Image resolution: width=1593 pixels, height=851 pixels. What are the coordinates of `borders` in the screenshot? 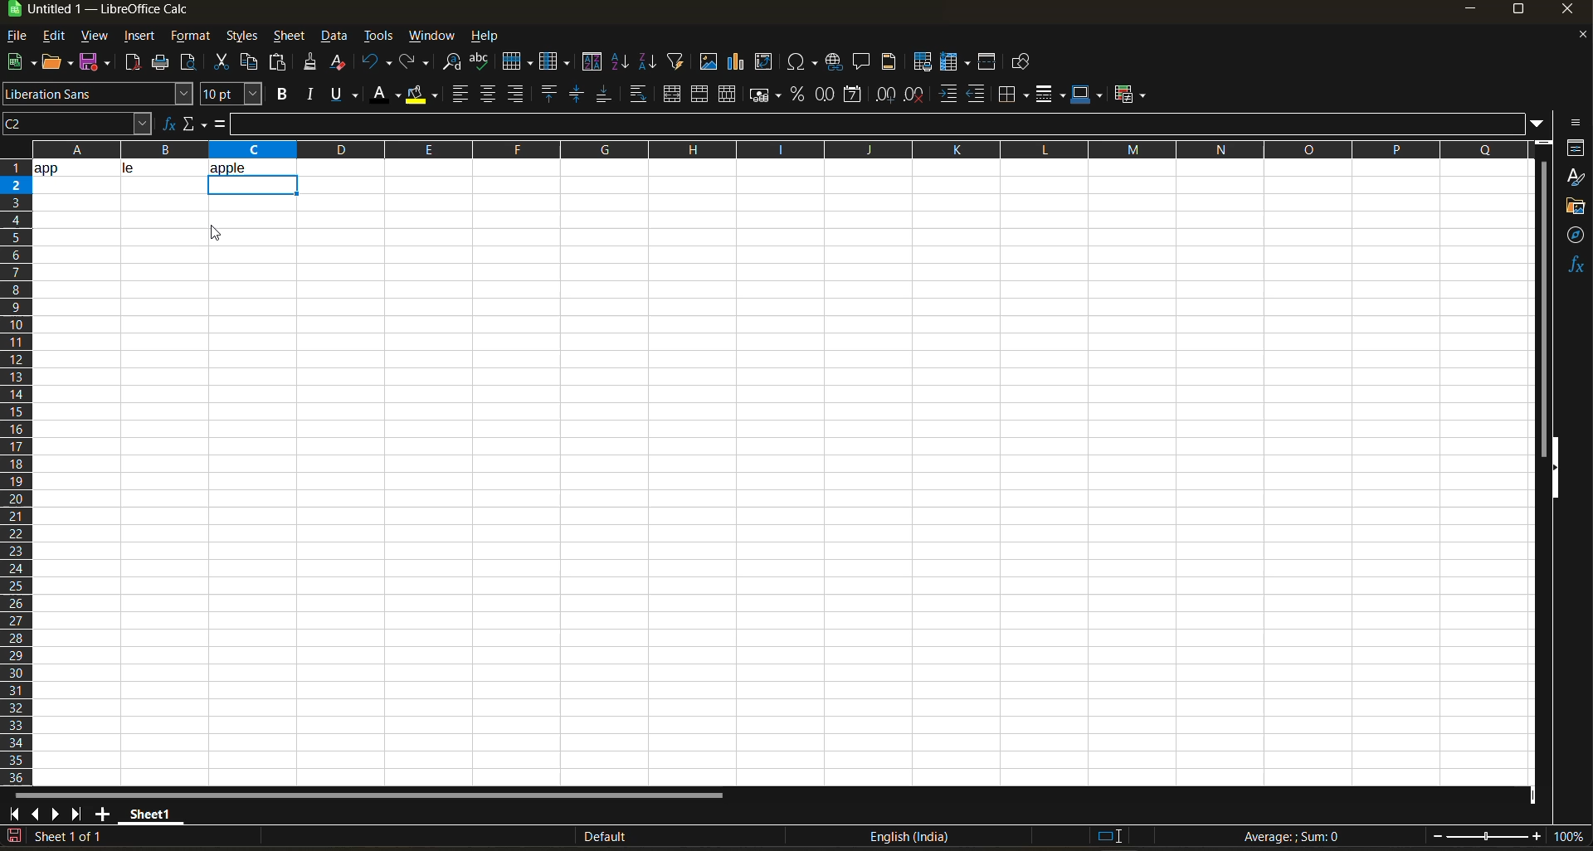 It's located at (1014, 95).